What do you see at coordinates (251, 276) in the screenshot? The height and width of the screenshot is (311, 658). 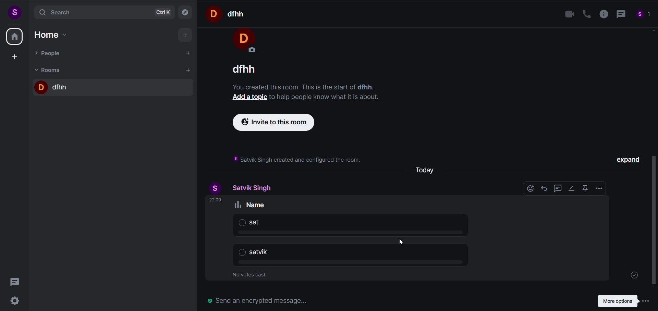 I see `no votes cast` at bounding box center [251, 276].